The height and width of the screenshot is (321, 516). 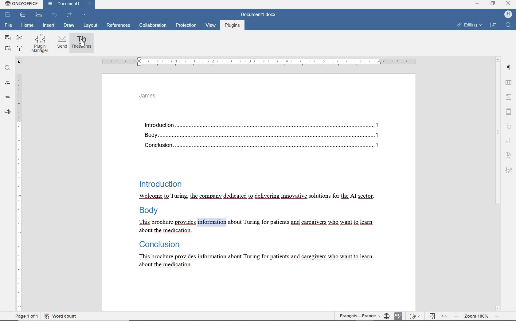 What do you see at coordinates (509, 171) in the screenshot?
I see `SIGNATURE` at bounding box center [509, 171].